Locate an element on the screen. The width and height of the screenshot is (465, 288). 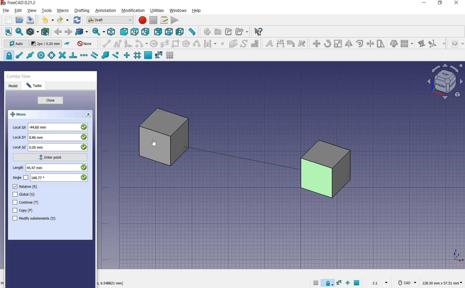
local x is located at coordinates (51, 127).